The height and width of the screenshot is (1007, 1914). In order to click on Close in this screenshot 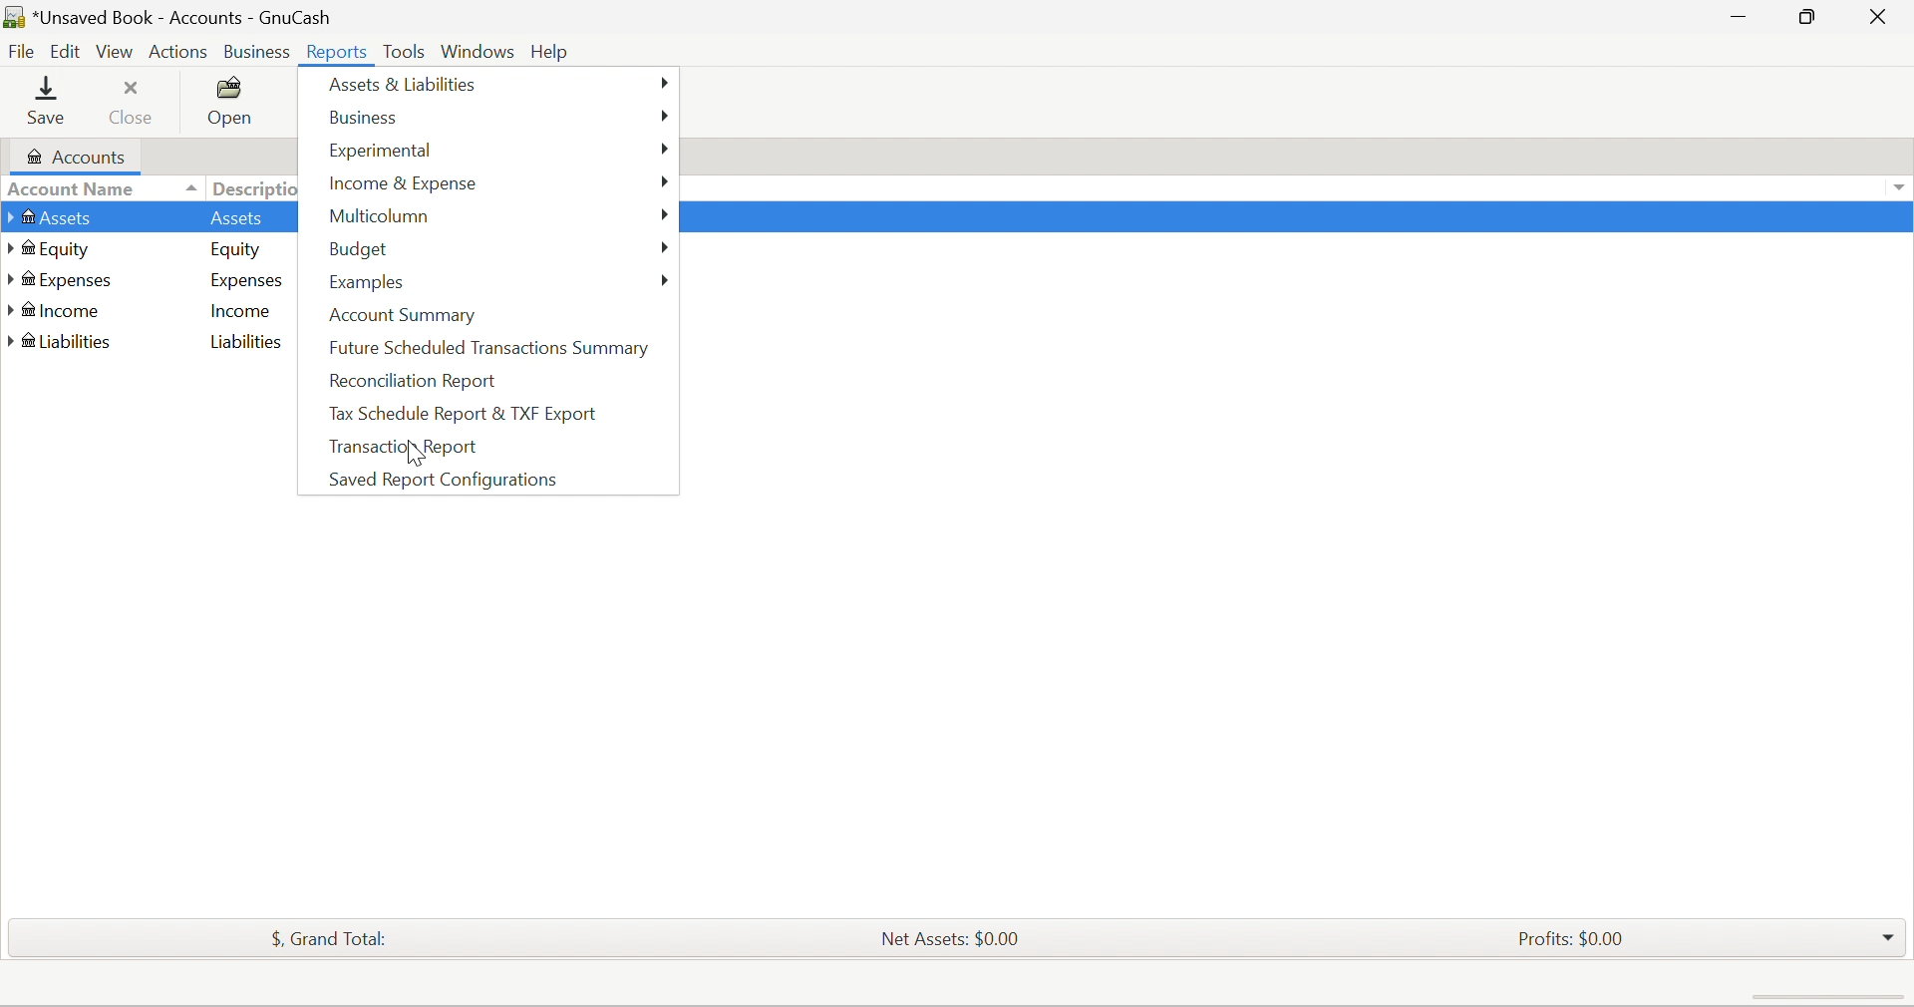, I will do `click(133, 110)`.